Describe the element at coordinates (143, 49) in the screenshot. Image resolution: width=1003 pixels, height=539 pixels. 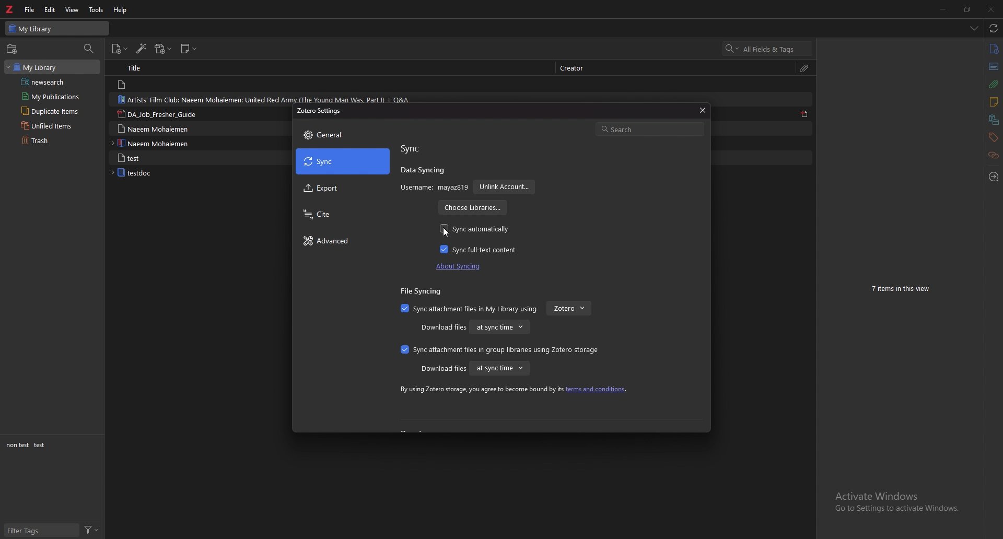
I see `add items by identifier` at that location.